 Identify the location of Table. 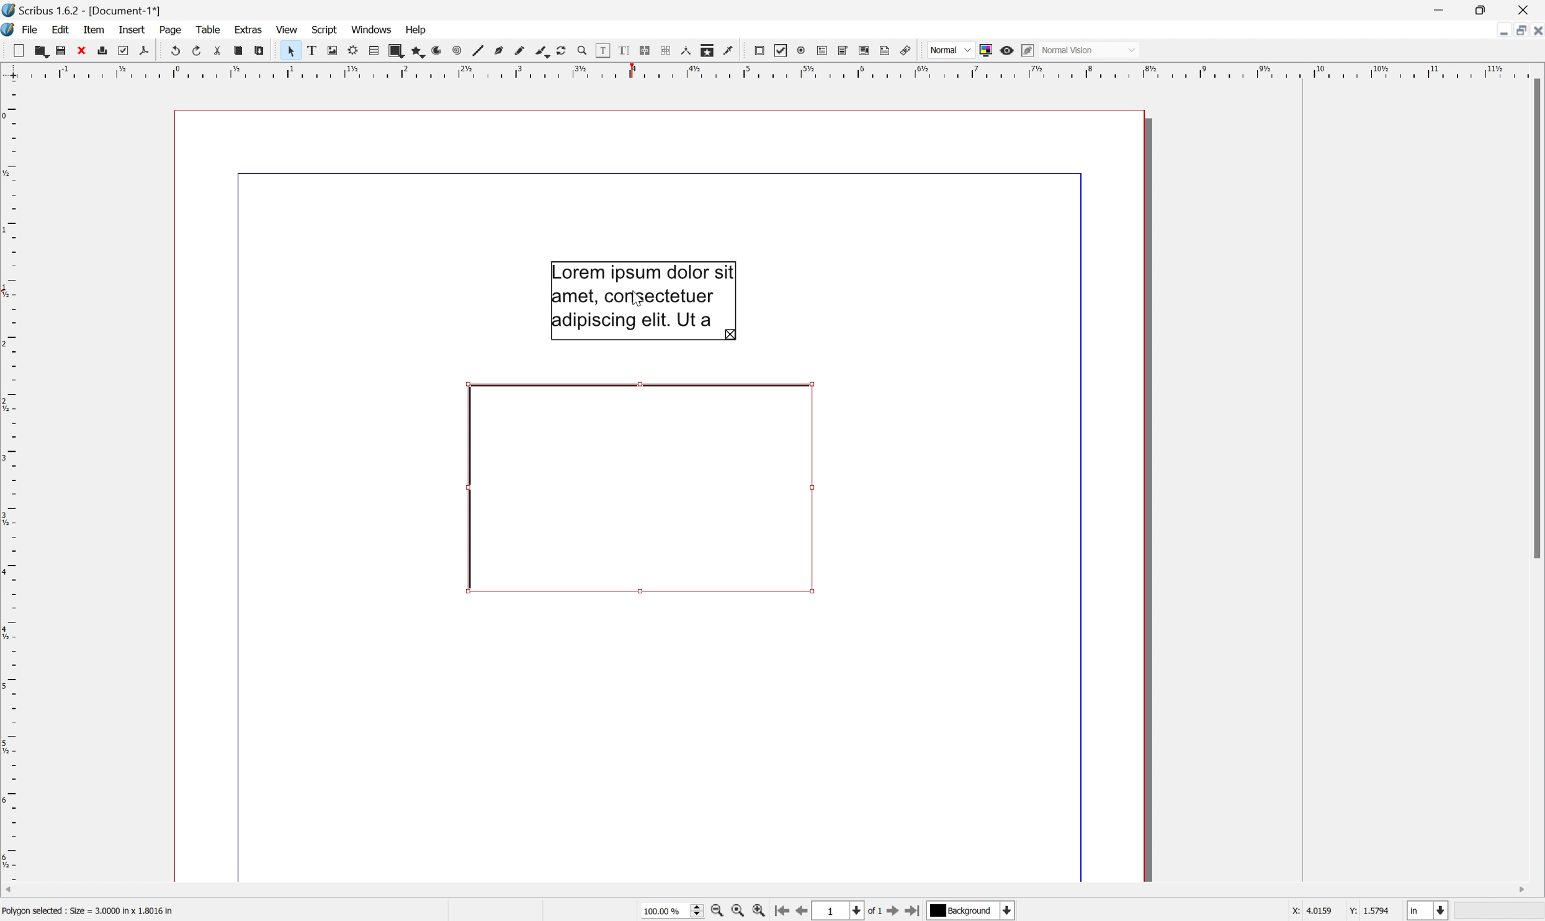
(374, 50).